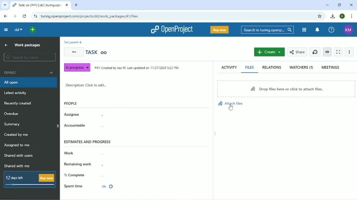 Image resolution: width=357 pixels, height=200 pixels. What do you see at coordinates (297, 52) in the screenshot?
I see `Share` at bounding box center [297, 52].